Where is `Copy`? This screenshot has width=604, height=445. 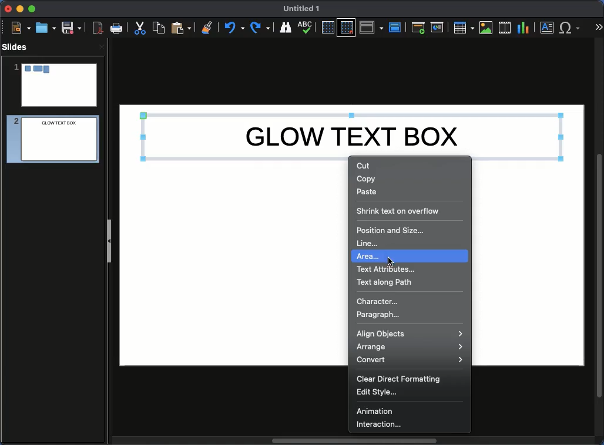
Copy is located at coordinates (368, 180).